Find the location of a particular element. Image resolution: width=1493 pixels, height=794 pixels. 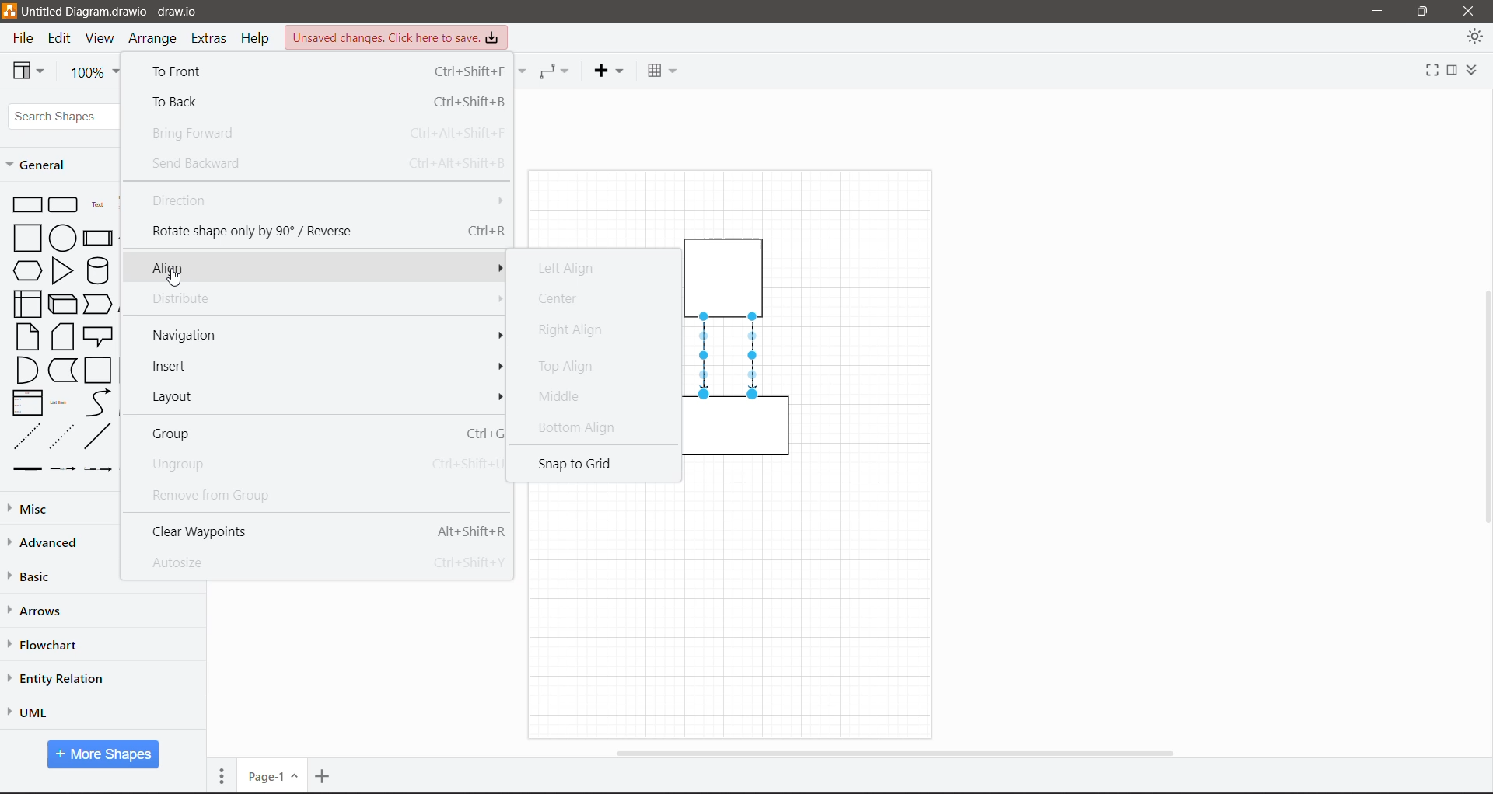

Directional Connector is located at coordinates (754, 357).